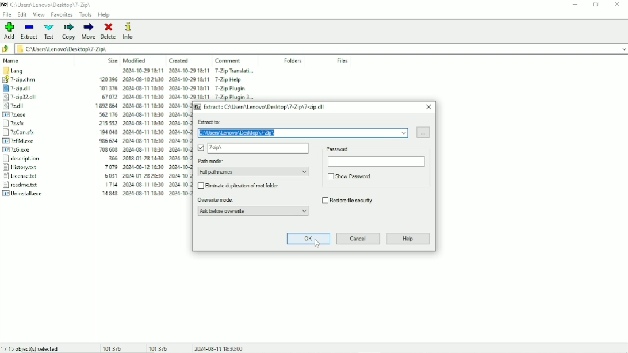 This screenshot has height=353, width=628. I want to click on View, so click(39, 14).